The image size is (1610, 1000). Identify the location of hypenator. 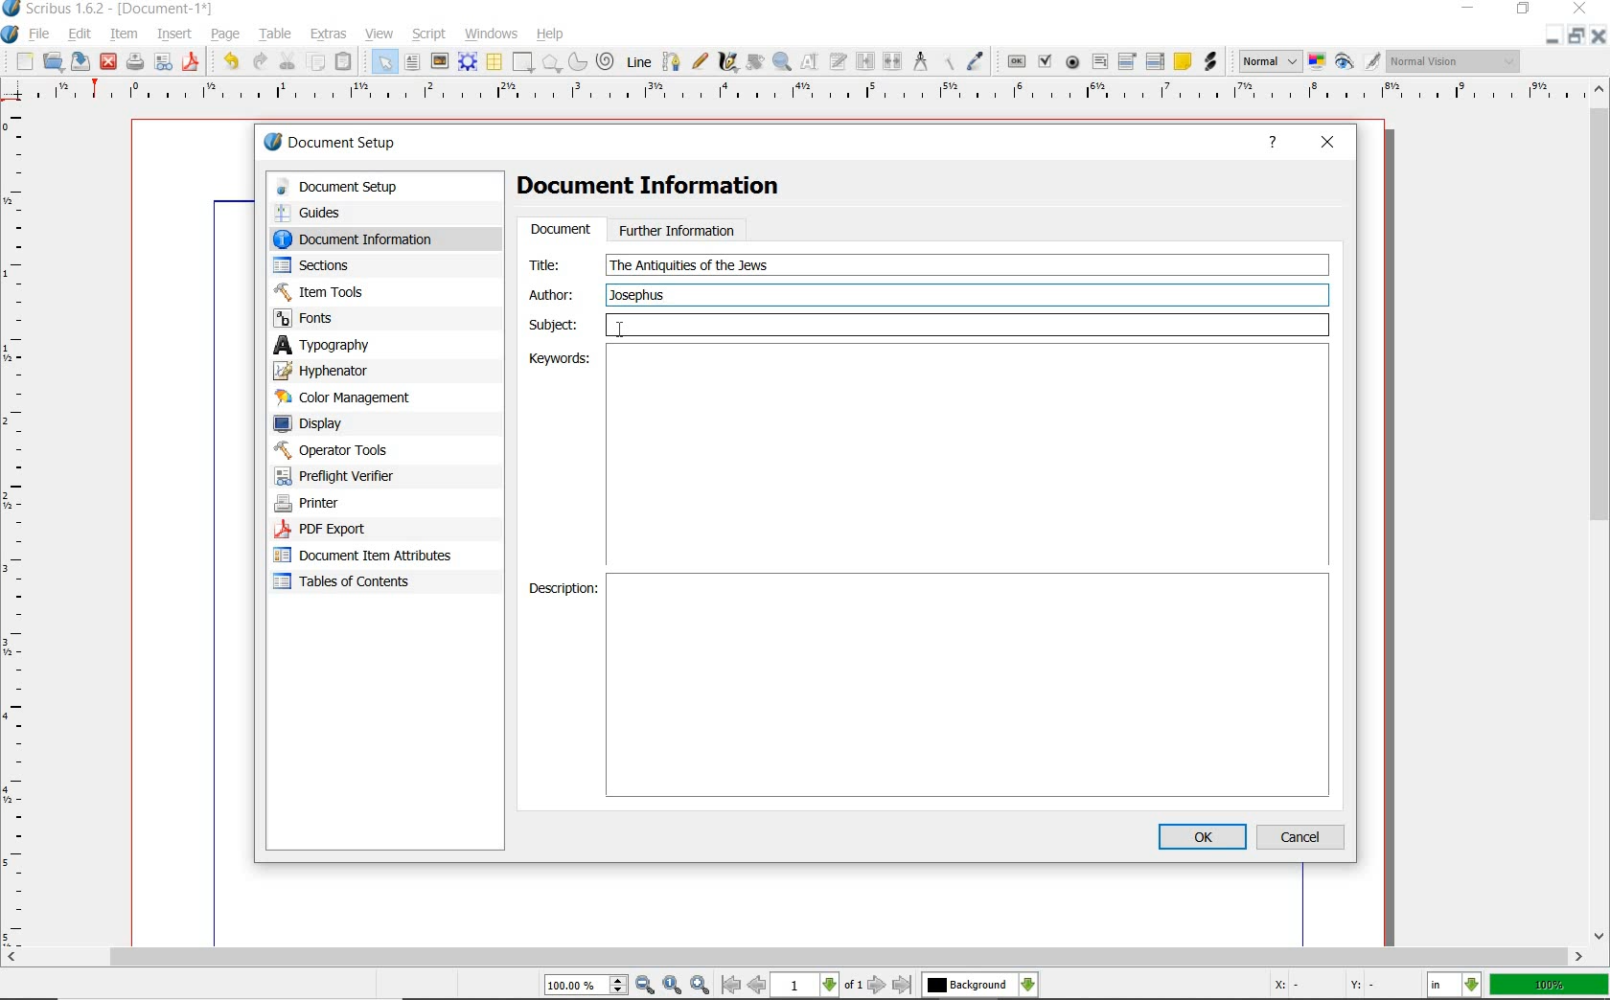
(335, 371).